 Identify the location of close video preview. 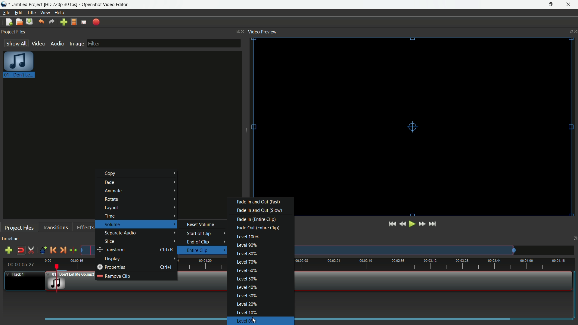
(574, 31).